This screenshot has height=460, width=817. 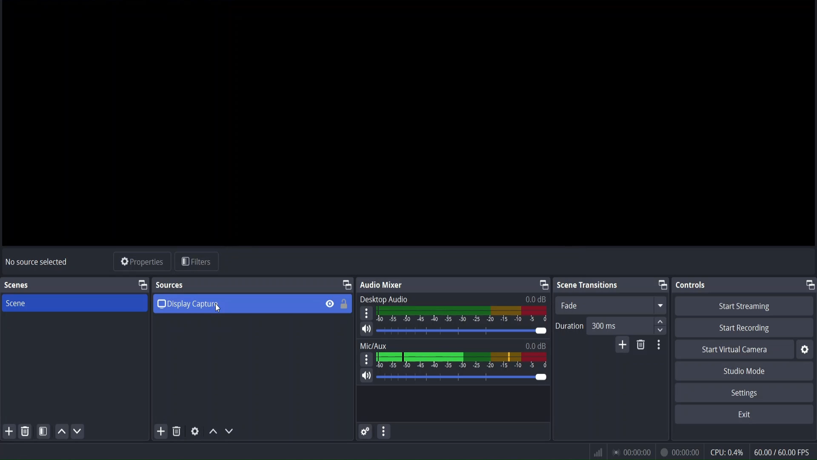 What do you see at coordinates (381, 285) in the screenshot?
I see `audio mixer` at bounding box center [381, 285].